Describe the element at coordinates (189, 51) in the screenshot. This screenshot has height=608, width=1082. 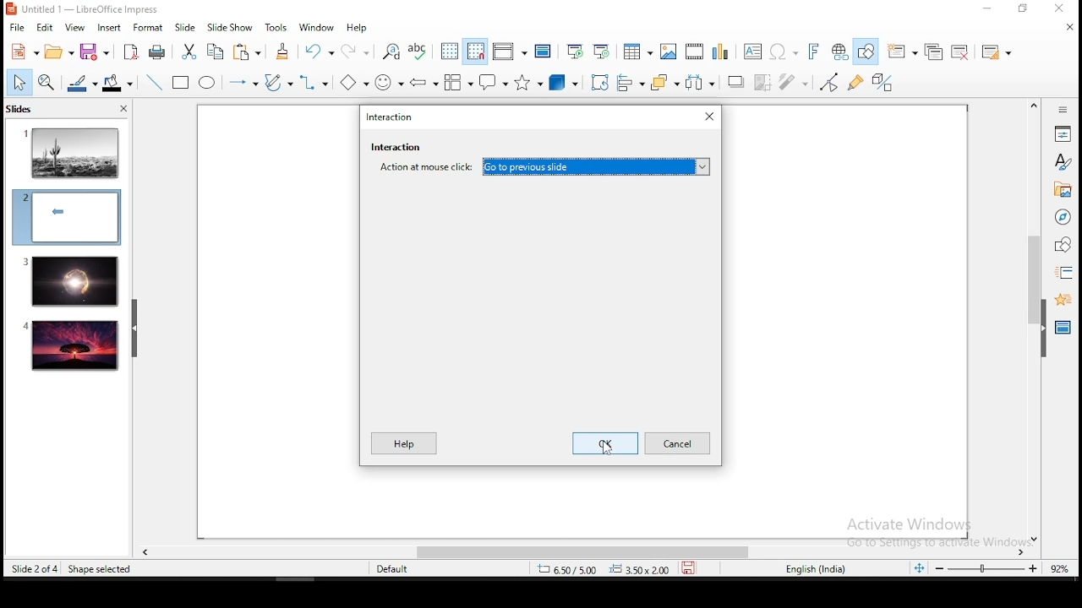
I see `cut` at that location.